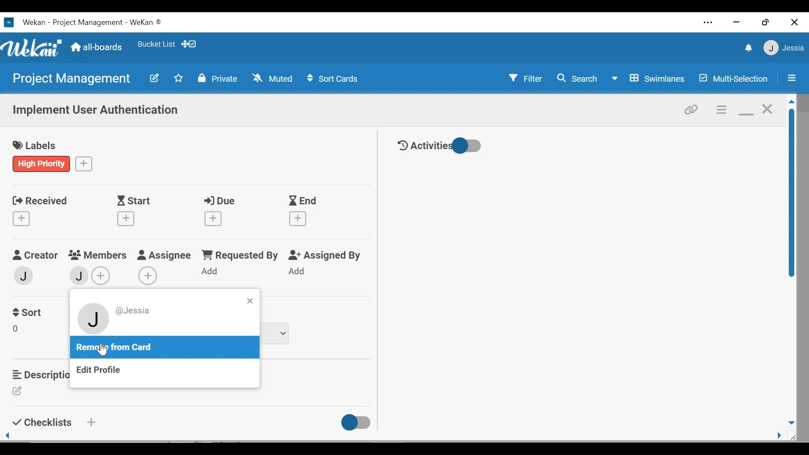 The image size is (809, 455). What do you see at coordinates (33, 48) in the screenshot?
I see `Wekan logo` at bounding box center [33, 48].